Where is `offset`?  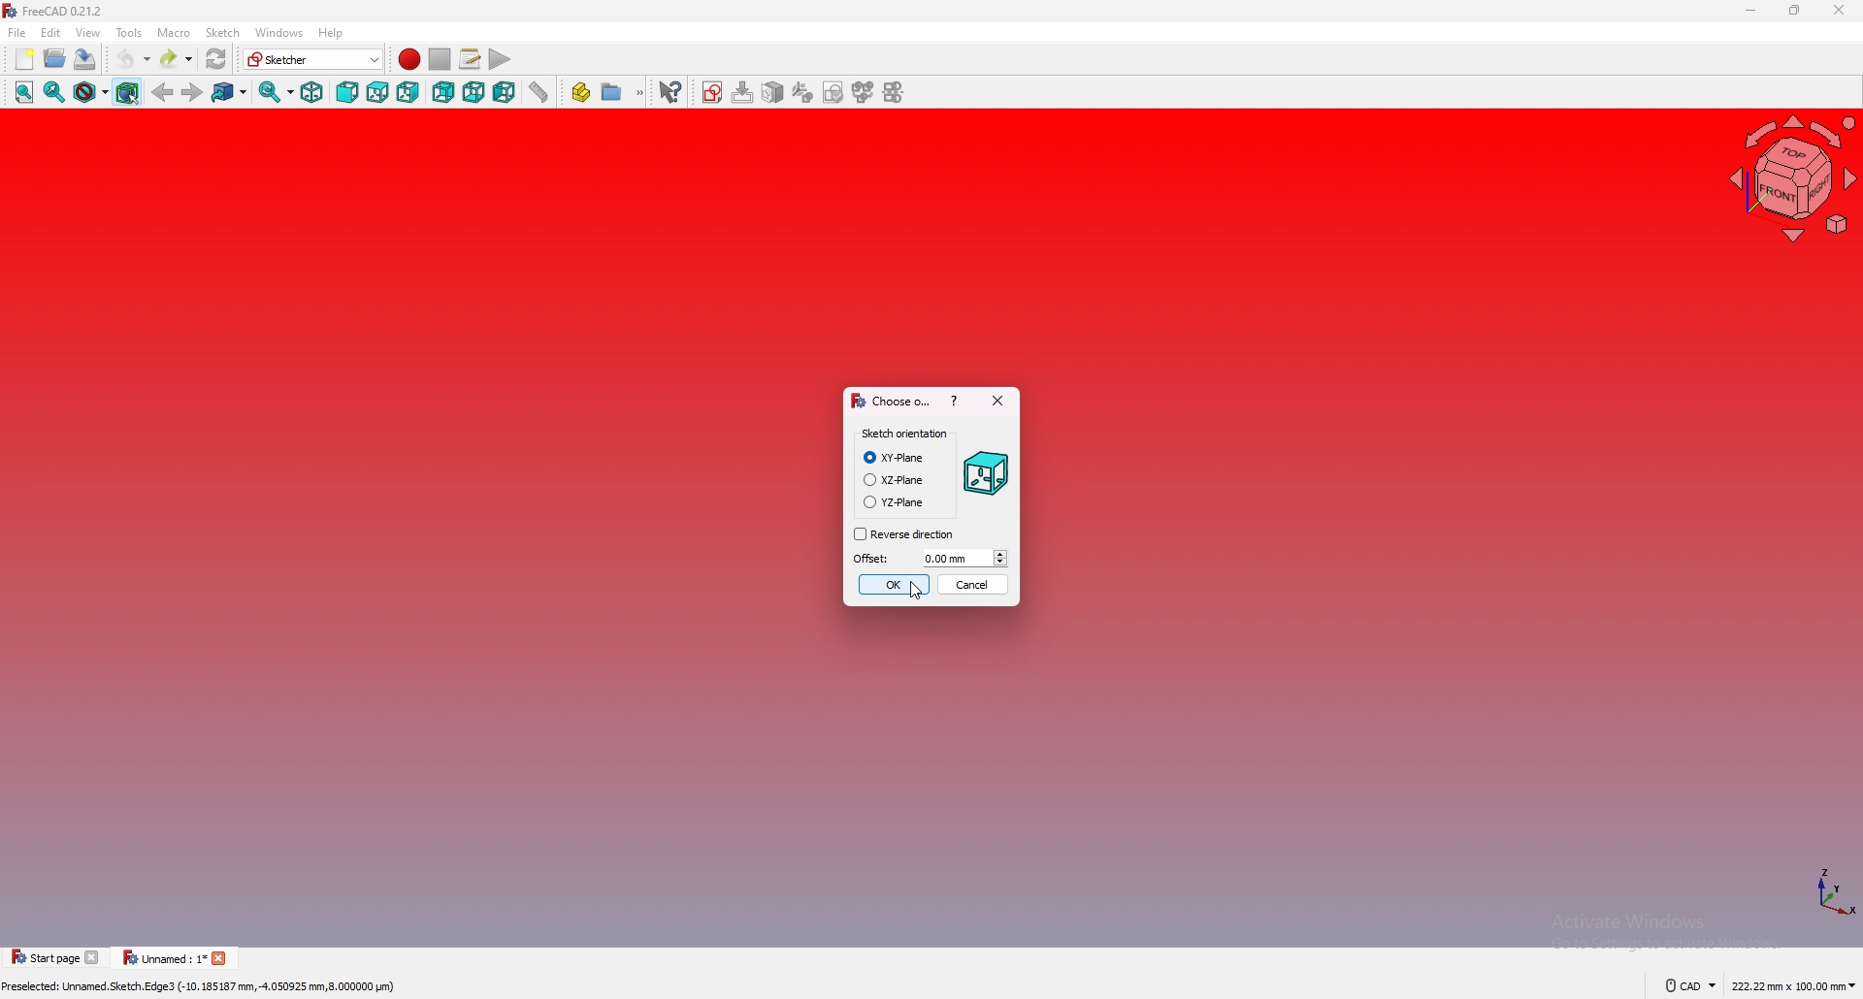 offset is located at coordinates (872, 558).